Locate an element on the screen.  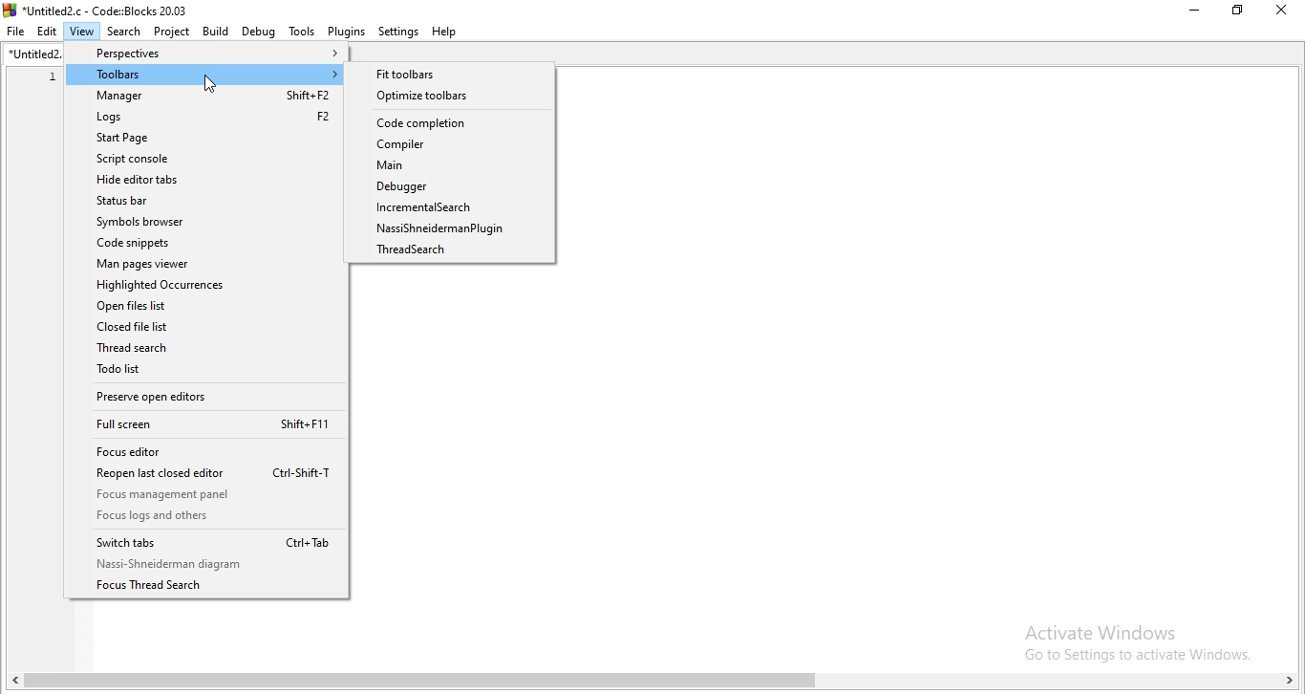
Todo list is located at coordinates (202, 372).